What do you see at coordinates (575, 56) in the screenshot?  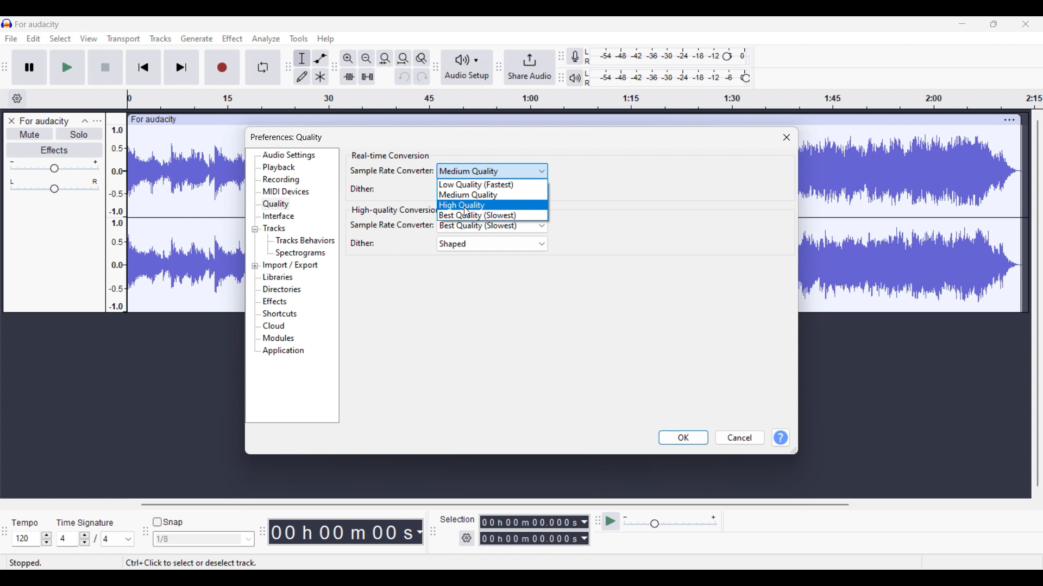 I see `Record meter` at bounding box center [575, 56].